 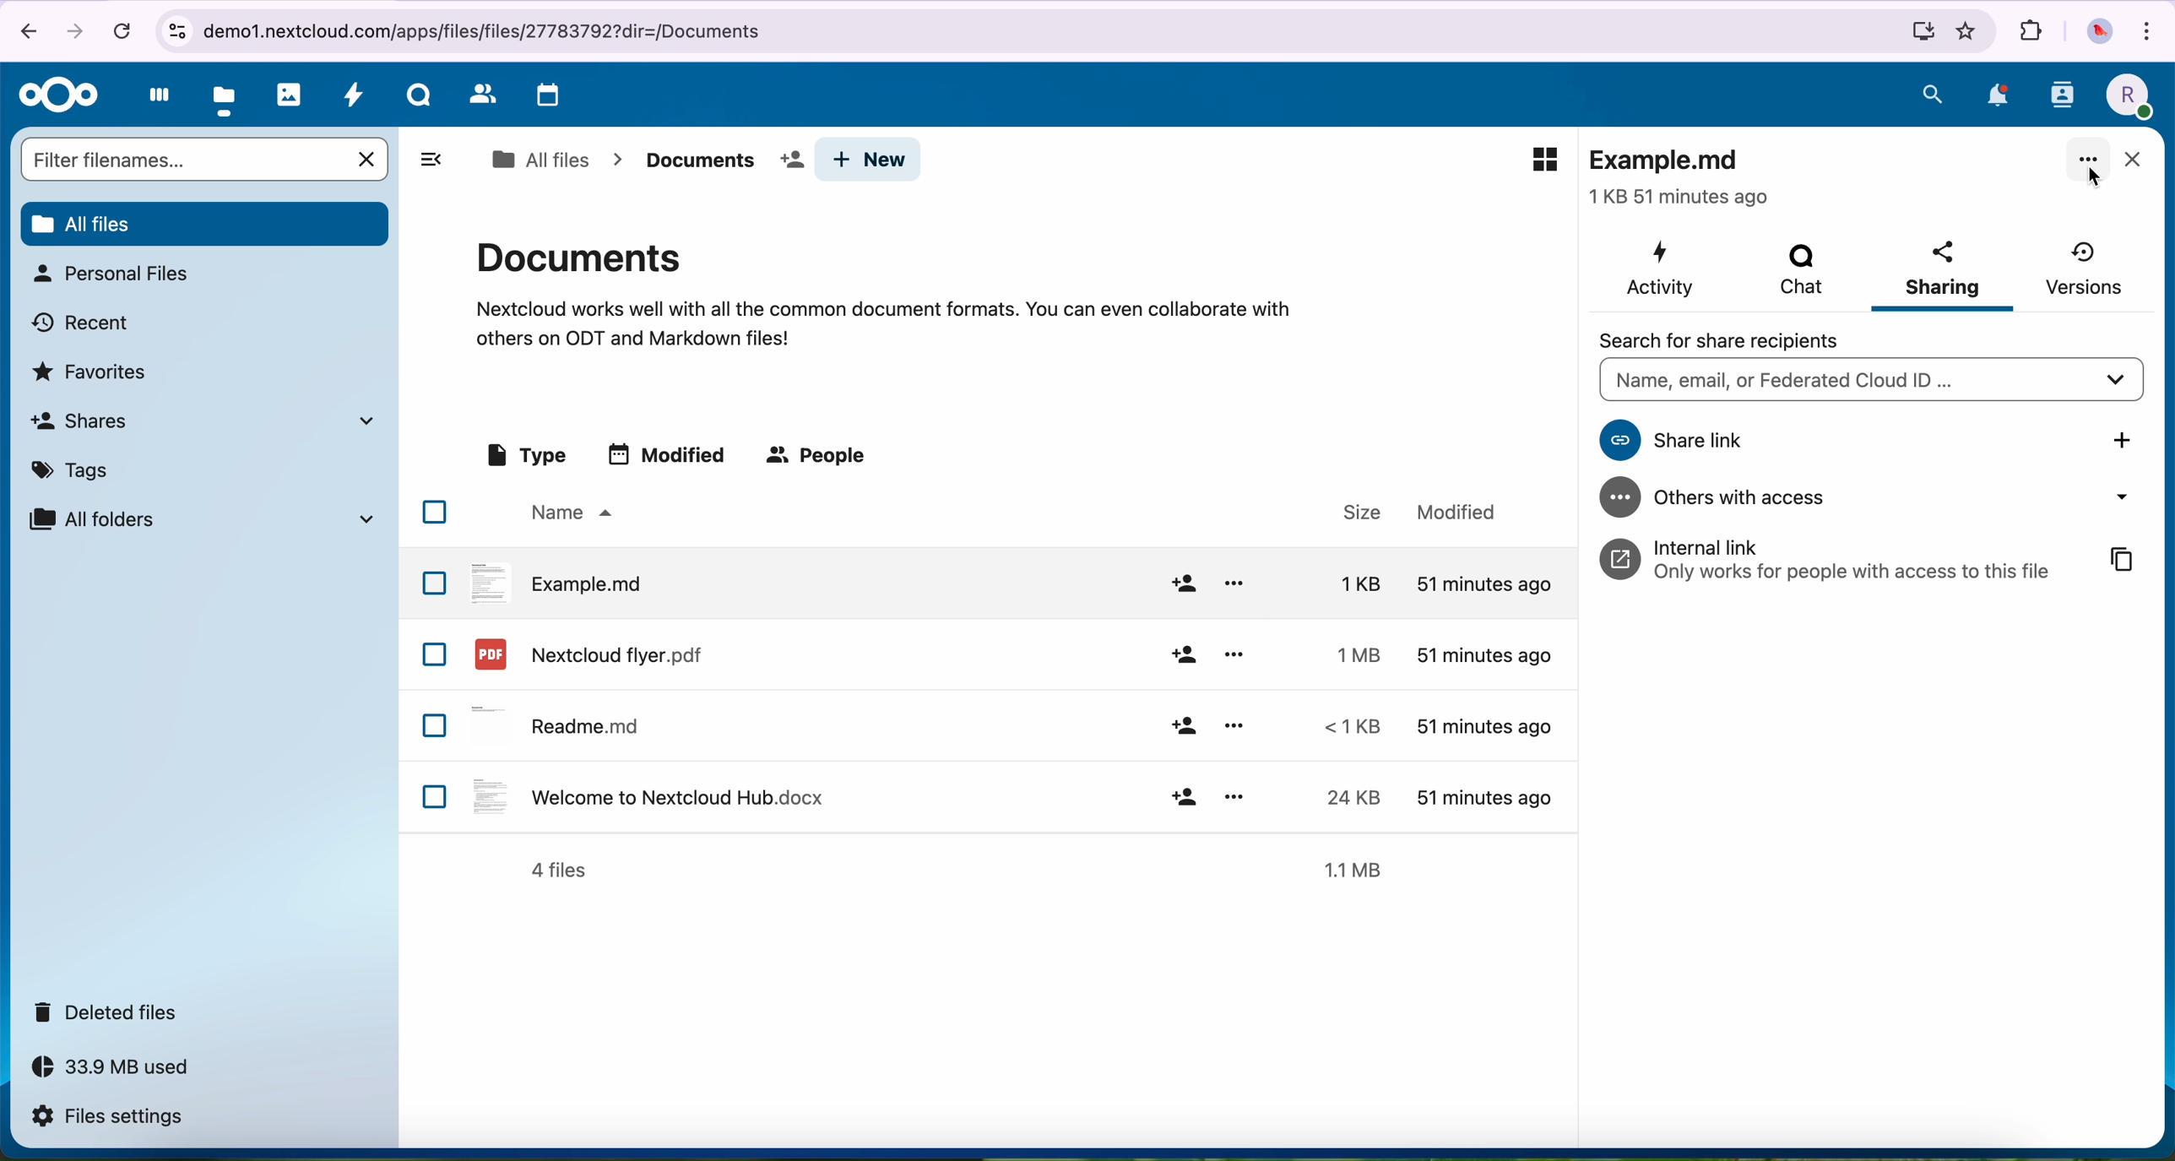 I want to click on close, so click(x=2131, y=161).